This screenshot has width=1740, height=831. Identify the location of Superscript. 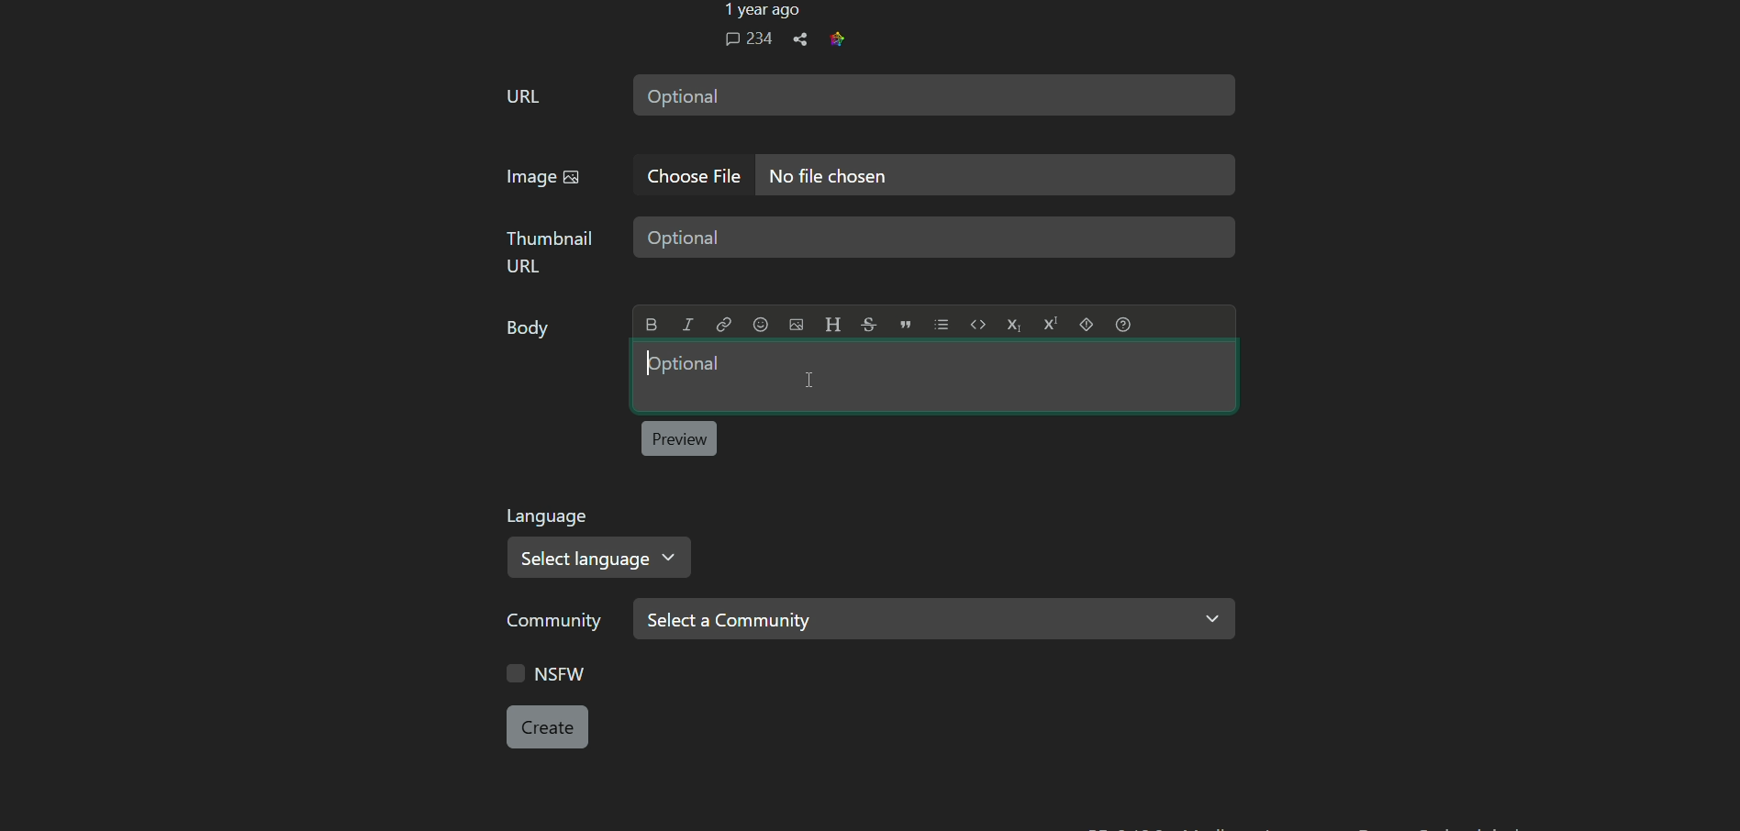
(1050, 323).